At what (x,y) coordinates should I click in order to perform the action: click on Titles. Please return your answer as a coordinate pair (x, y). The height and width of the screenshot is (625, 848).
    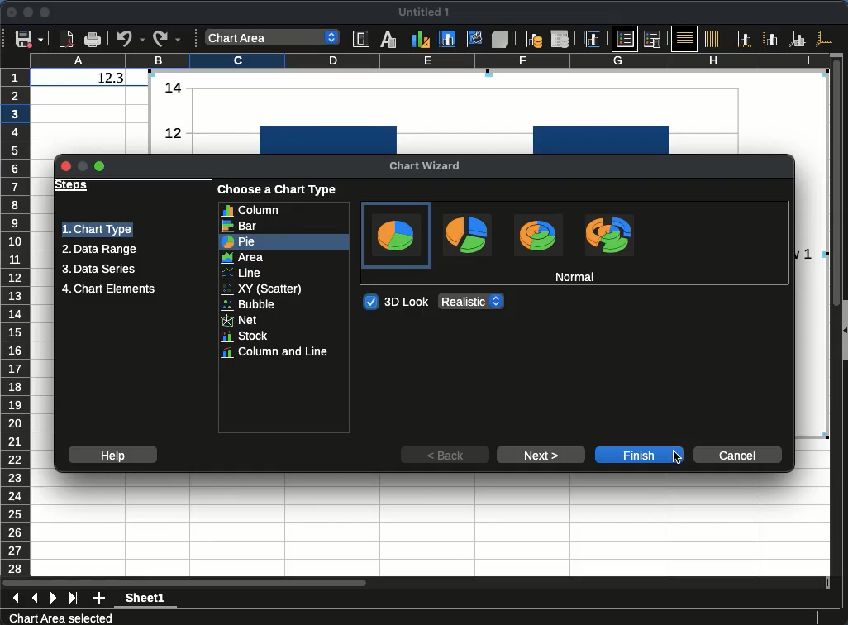
    Looking at the image, I should click on (592, 39).